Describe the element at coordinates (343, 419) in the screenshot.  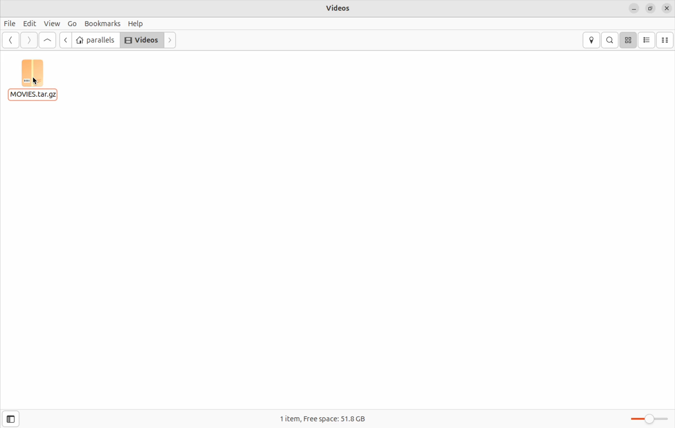
I see `free spaces` at that location.